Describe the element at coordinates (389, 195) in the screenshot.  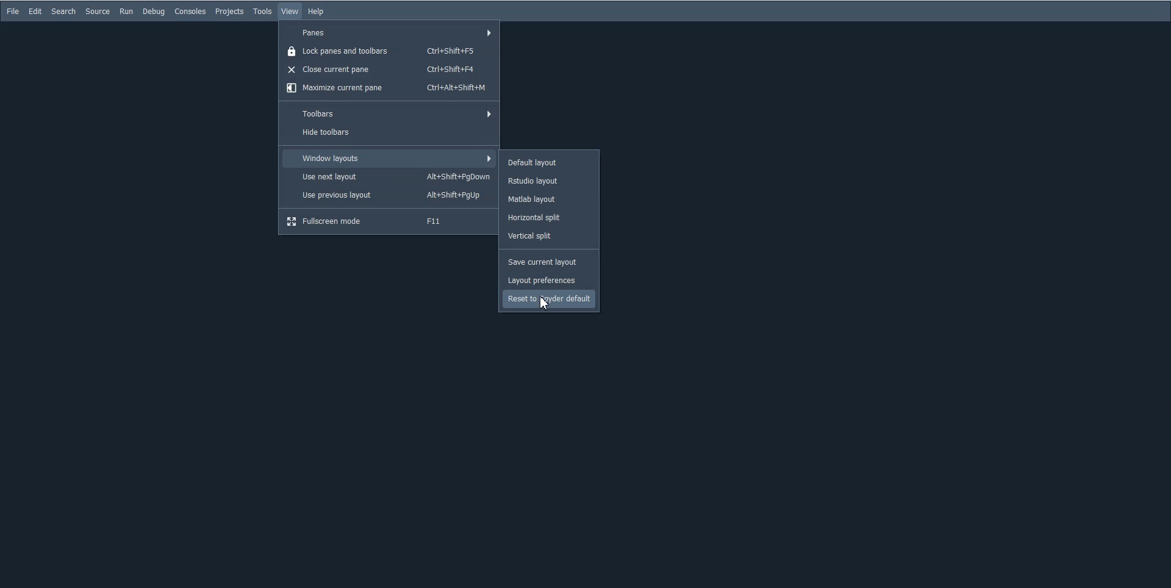
I see `Use previous layout` at that location.